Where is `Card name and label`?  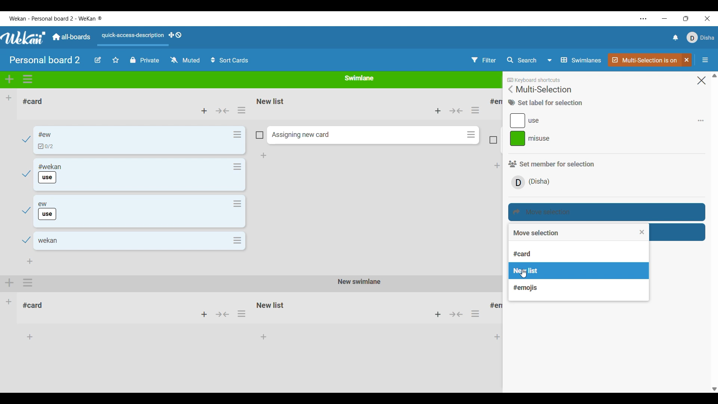 Card name and label is located at coordinates (51, 211).